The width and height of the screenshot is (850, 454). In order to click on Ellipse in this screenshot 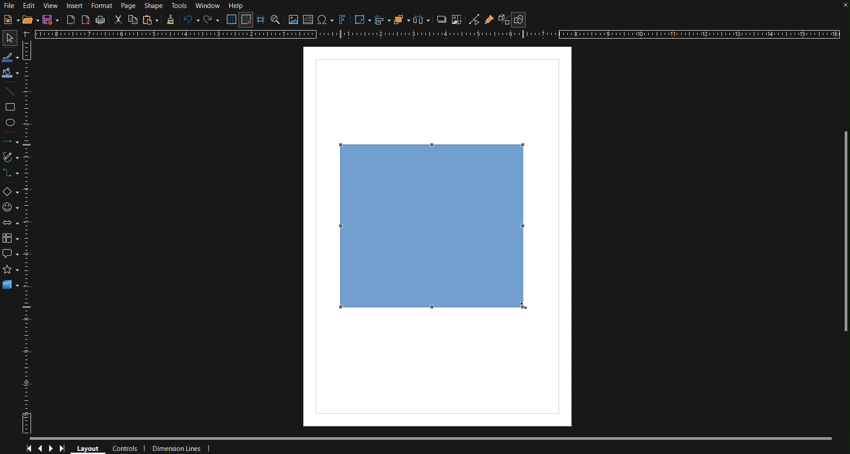, I will do `click(12, 125)`.